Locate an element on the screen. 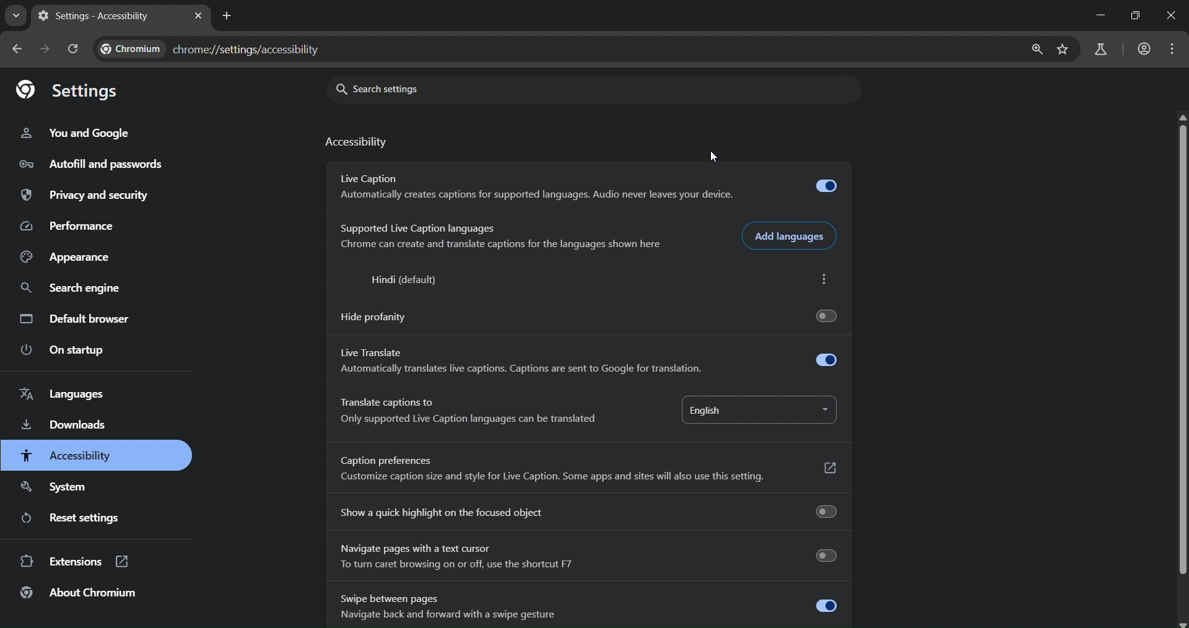  search labs is located at coordinates (1100, 51).